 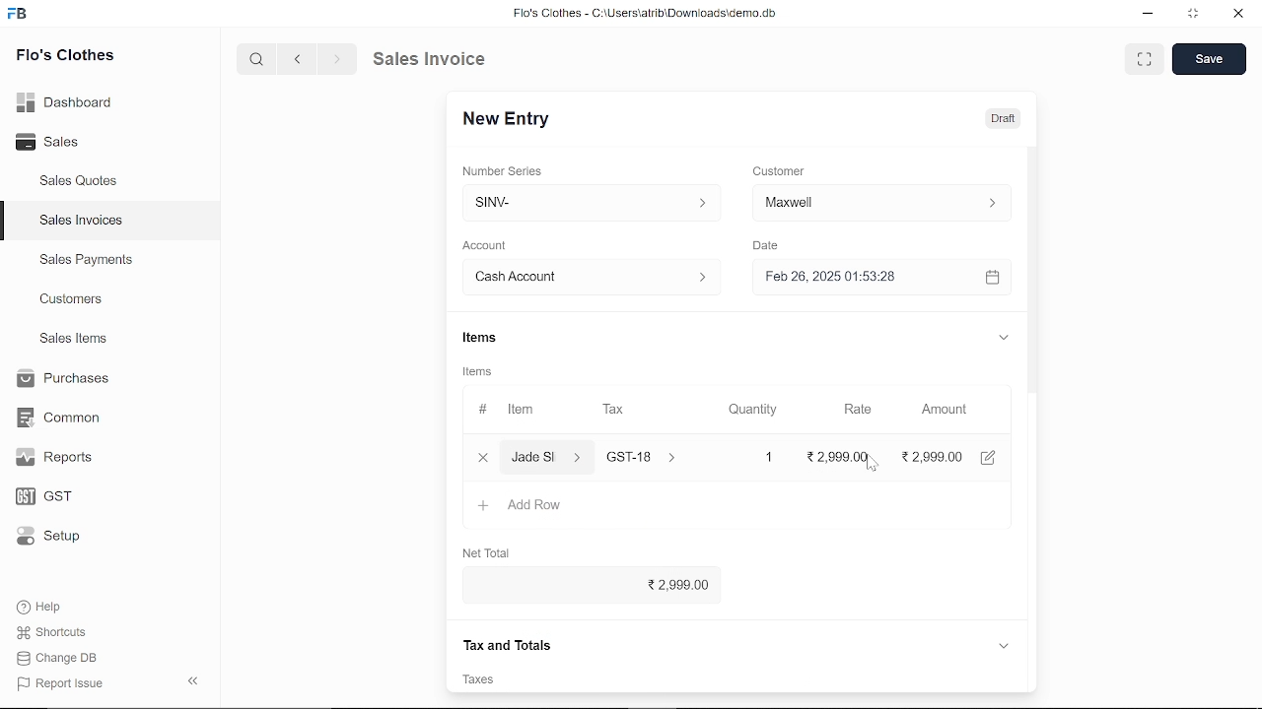 What do you see at coordinates (69, 143) in the screenshot?
I see `Sales` at bounding box center [69, 143].